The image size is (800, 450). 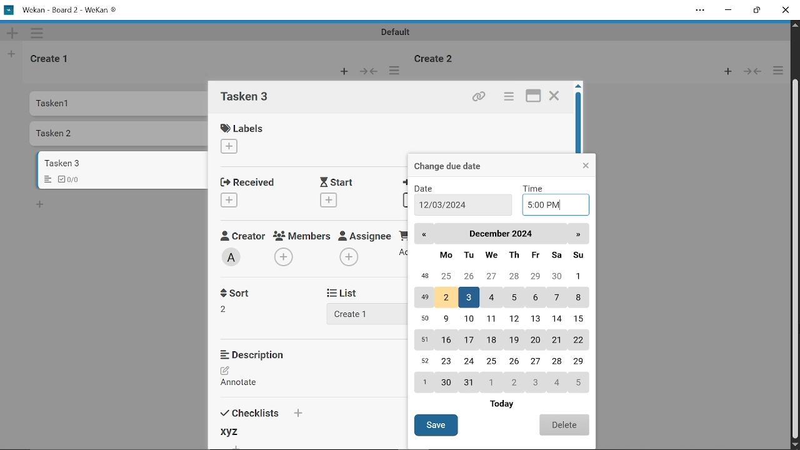 What do you see at coordinates (397, 71) in the screenshot?
I see `More` at bounding box center [397, 71].